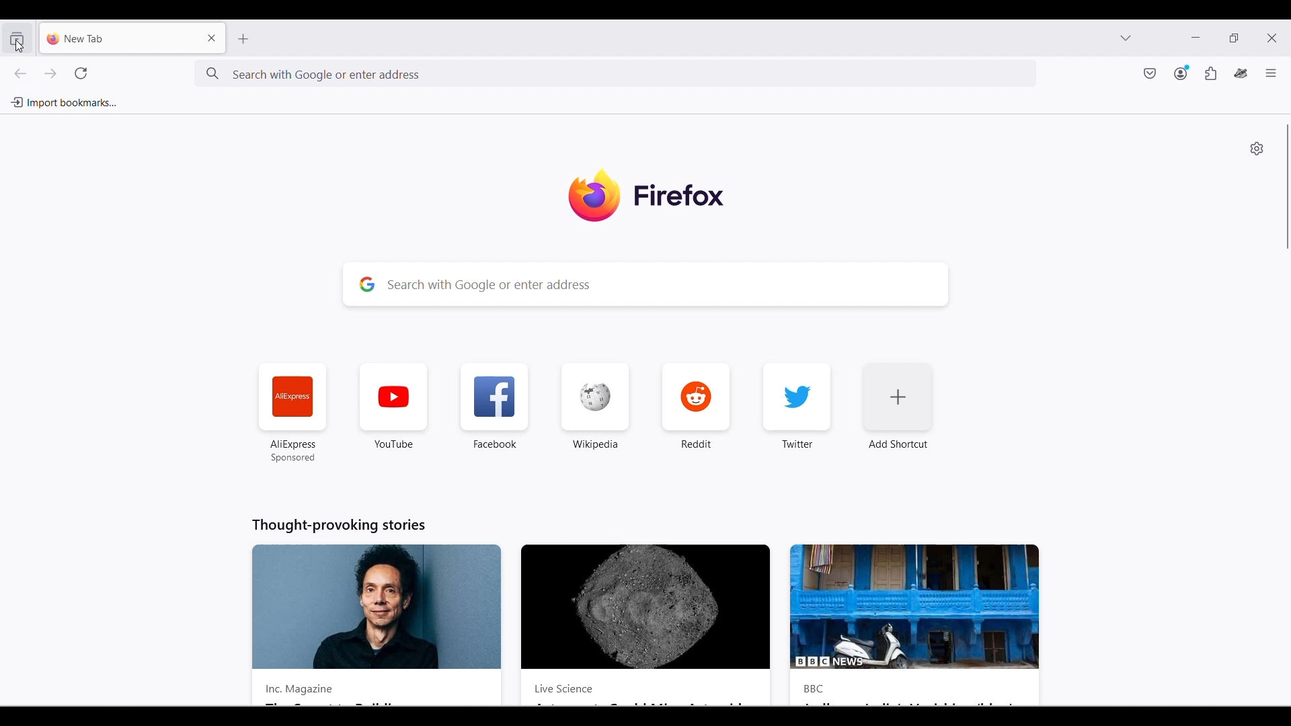 Image resolution: width=1291 pixels, height=726 pixels. Describe the element at coordinates (533, 73) in the screenshot. I see `Search with Google or enter address` at that location.